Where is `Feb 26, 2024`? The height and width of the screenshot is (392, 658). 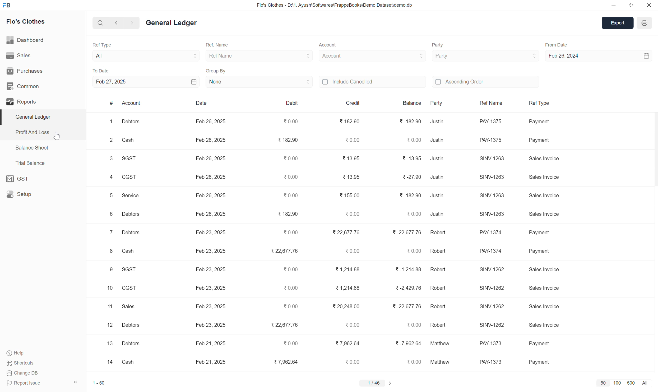
Feb 26, 2024 is located at coordinates (572, 57).